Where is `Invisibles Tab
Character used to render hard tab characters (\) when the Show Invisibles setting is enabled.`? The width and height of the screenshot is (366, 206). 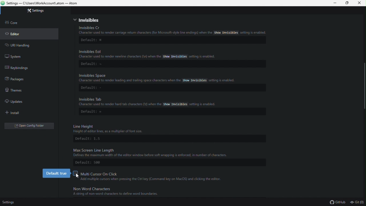 Invisibles Tab
Character used to render hard tab characters (\) when the Show Invisibles setting is enabled. is located at coordinates (146, 102).